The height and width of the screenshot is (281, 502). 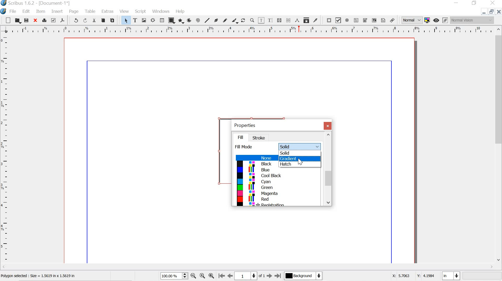 What do you see at coordinates (86, 20) in the screenshot?
I see `redo` at bounding box center [86, 20].